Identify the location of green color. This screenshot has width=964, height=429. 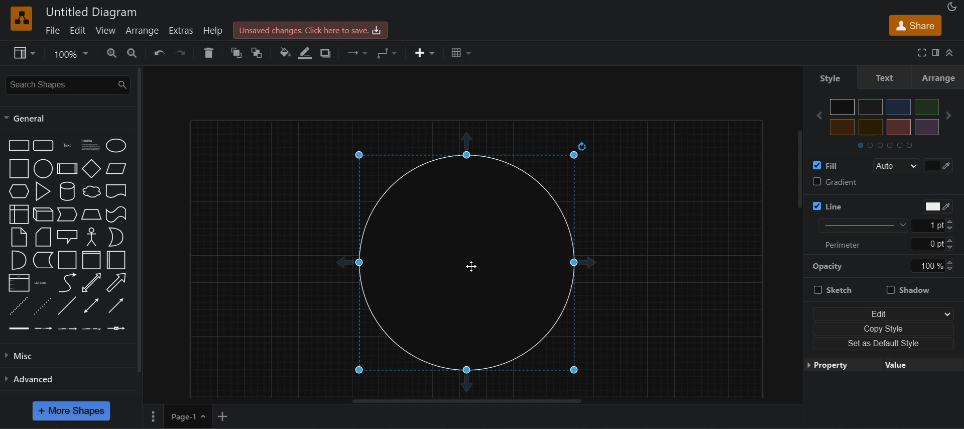
(927, 108).